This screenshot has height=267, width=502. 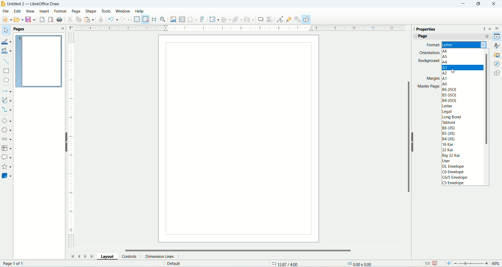 I want to click on fill color, so click(x=7, y=50).